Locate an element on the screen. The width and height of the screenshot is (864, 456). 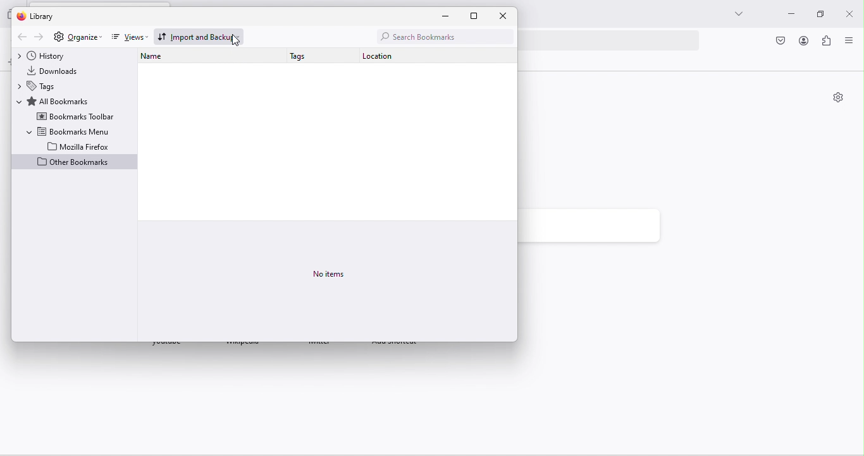
all bookmarks is located at coordinates (58, 101).